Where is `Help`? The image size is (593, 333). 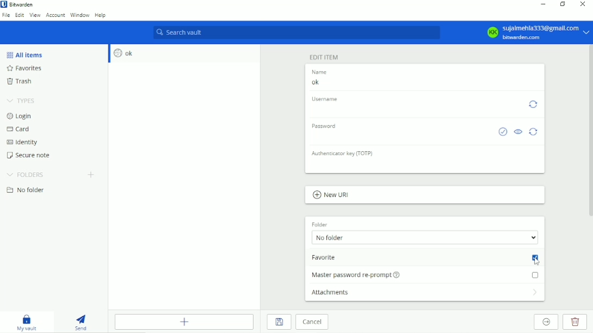 Help is located at coordinates (103, 16).